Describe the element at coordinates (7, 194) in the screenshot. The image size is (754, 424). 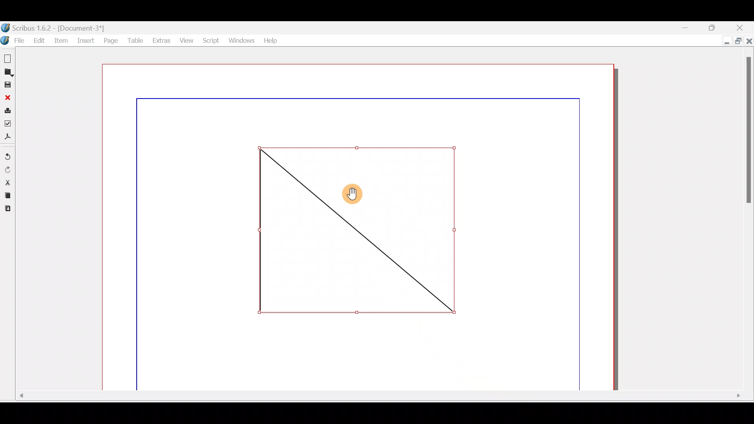
I see `Copy` at that location.